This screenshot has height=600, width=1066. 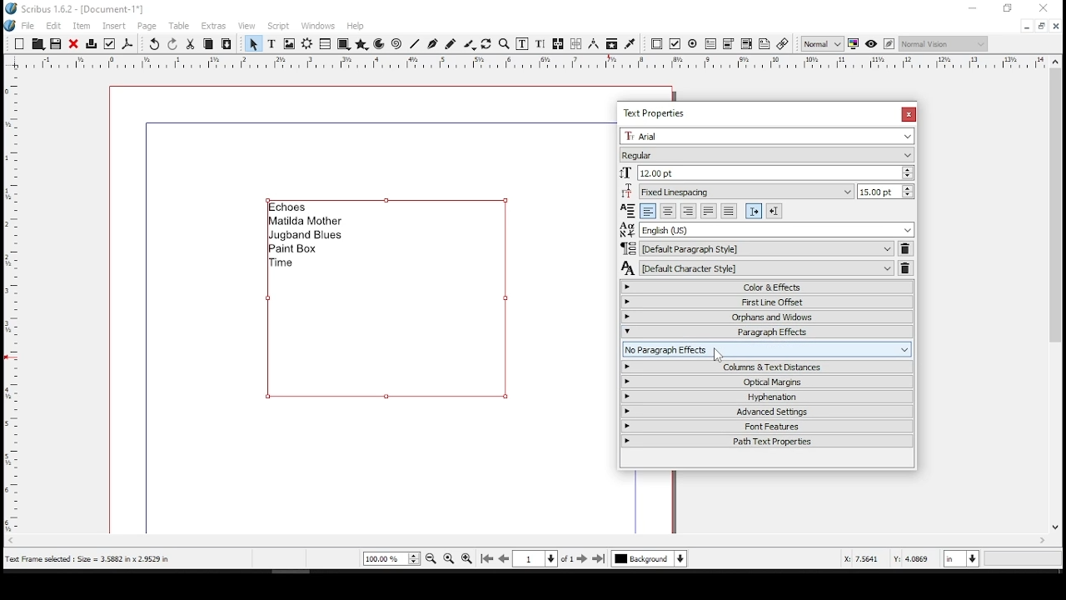 What do you see at coordinates (728, 211) in the screenshot?
I see `align text forced justified` at bounding box center [728, 211].